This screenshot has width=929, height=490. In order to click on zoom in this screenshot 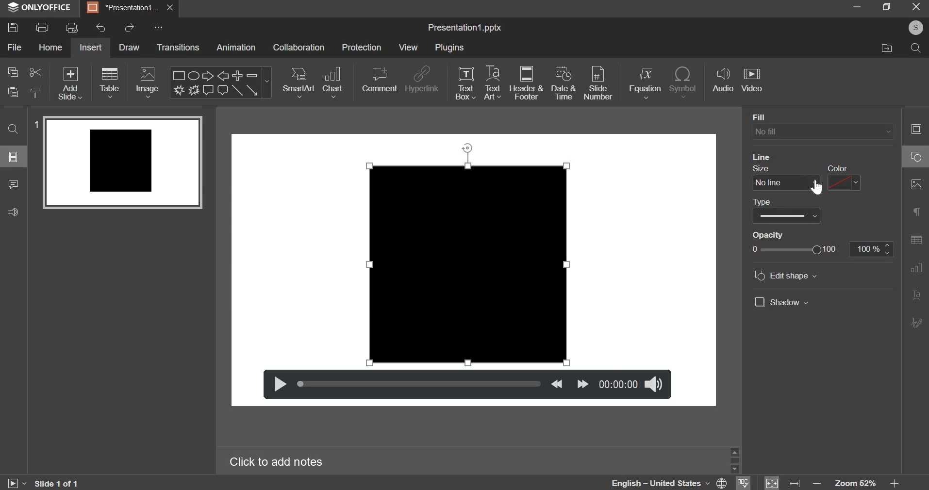, I will do `click(861, 481)`.